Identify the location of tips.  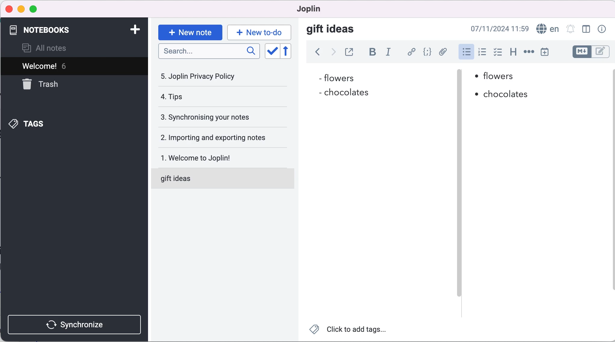
(206, 97).